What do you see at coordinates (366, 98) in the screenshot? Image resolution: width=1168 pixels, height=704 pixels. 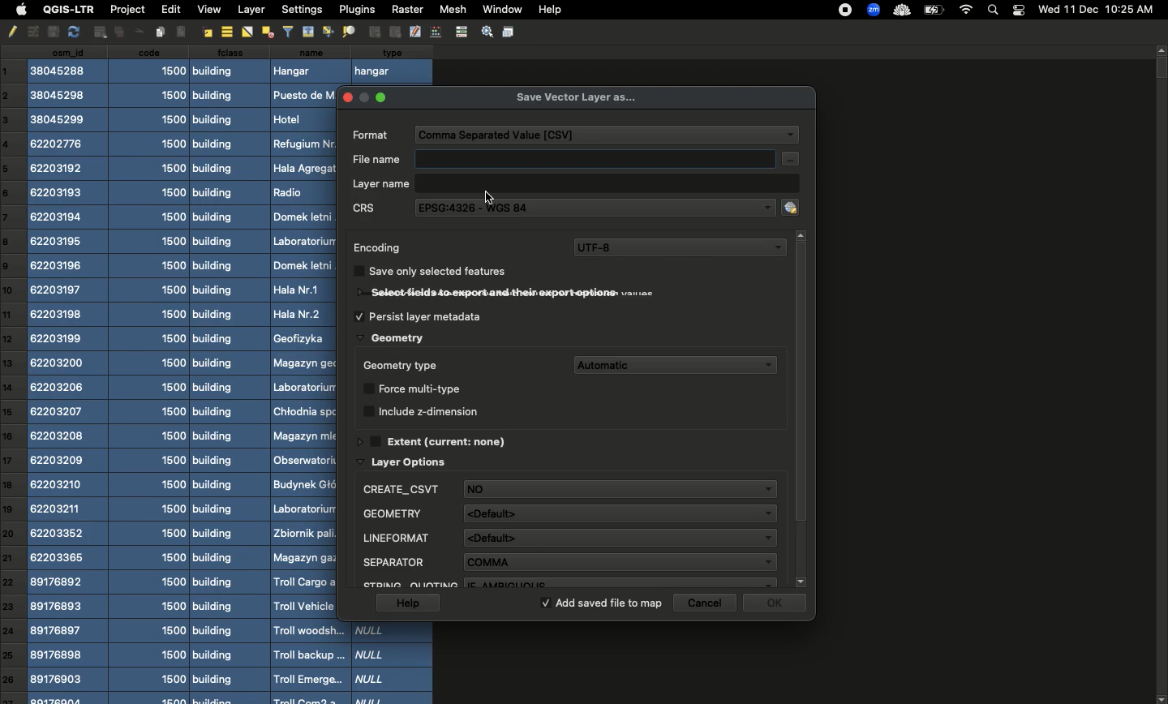 I see `minimize` at bounding box center [366, 98].